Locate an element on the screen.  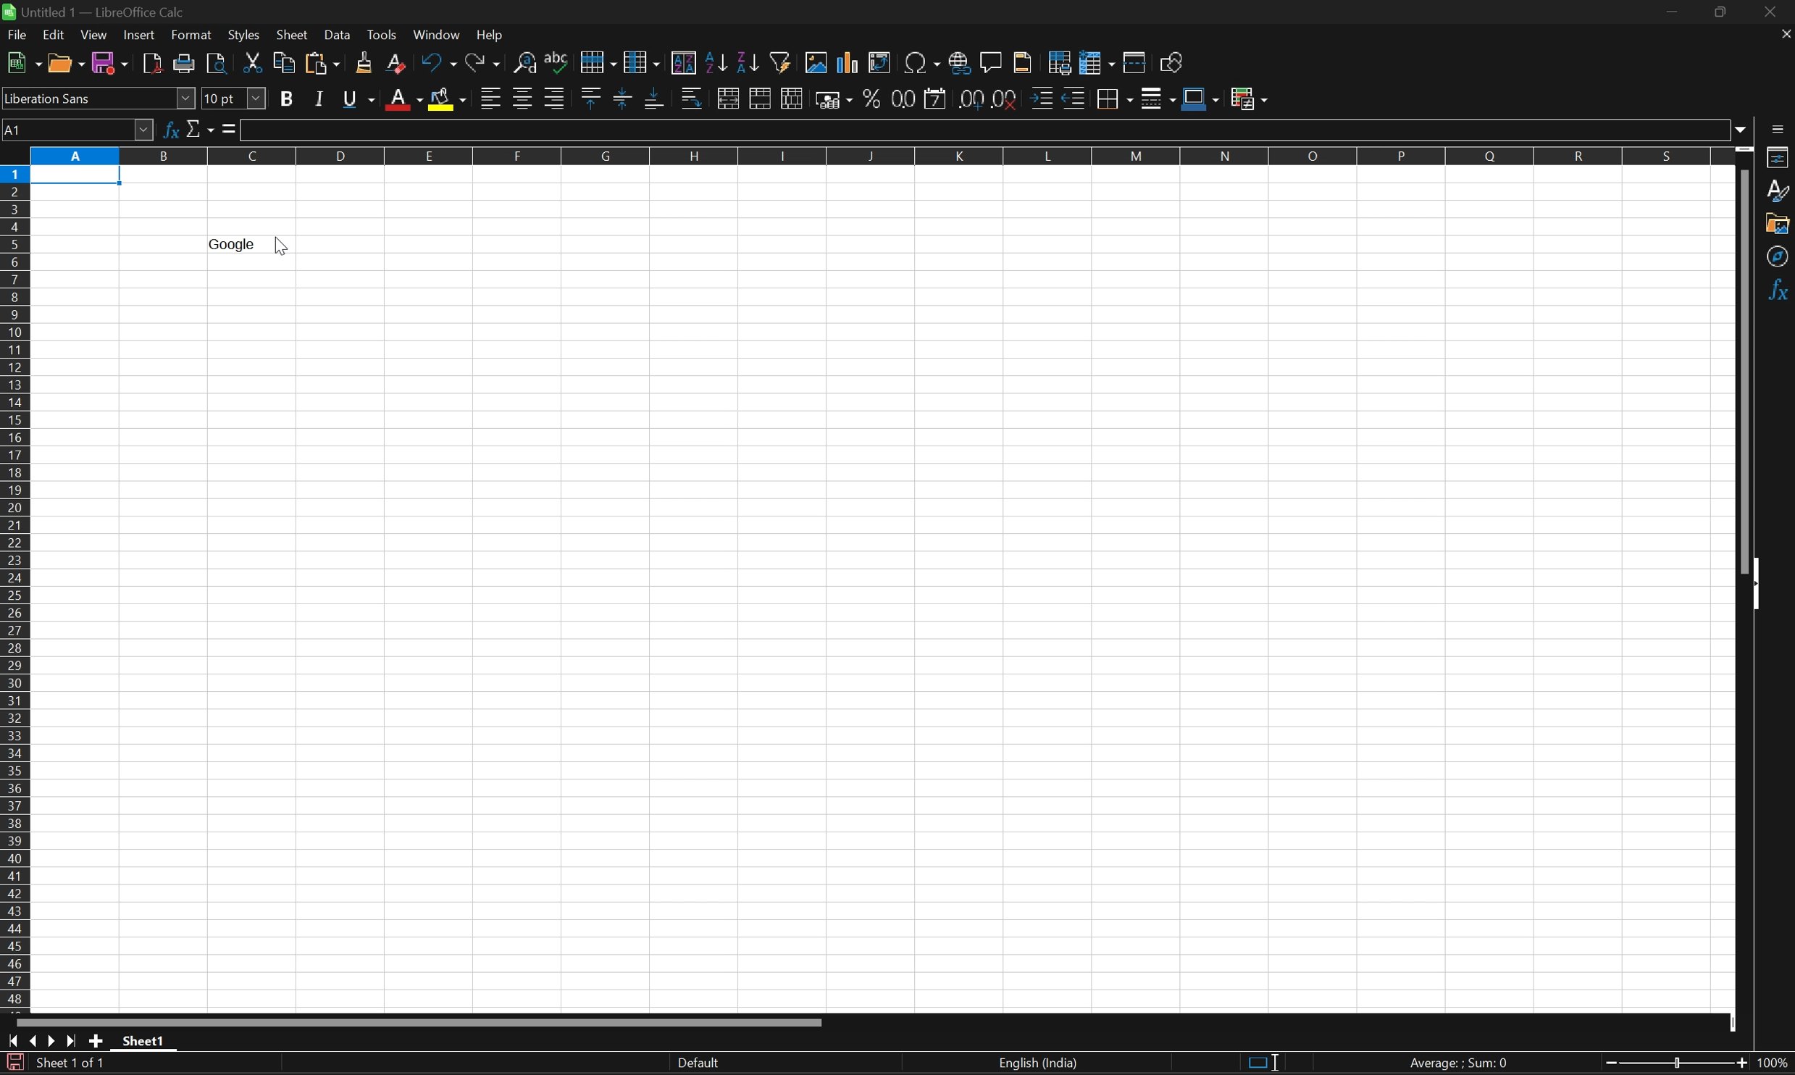
Restore down is located at coordinates (1720, 14).